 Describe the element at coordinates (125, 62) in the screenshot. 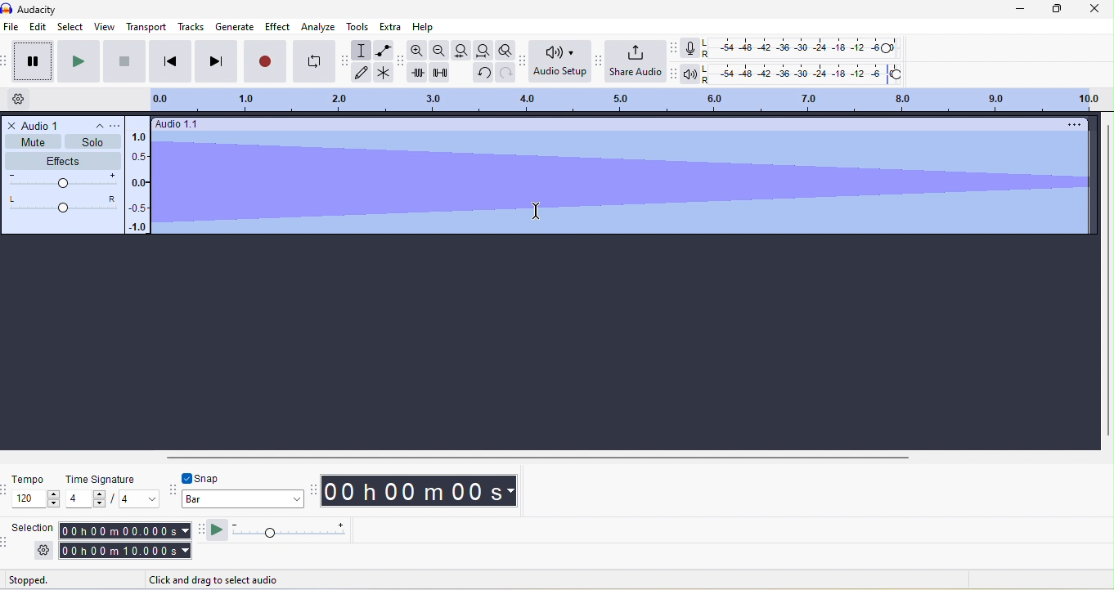

I see `stop` at that location.